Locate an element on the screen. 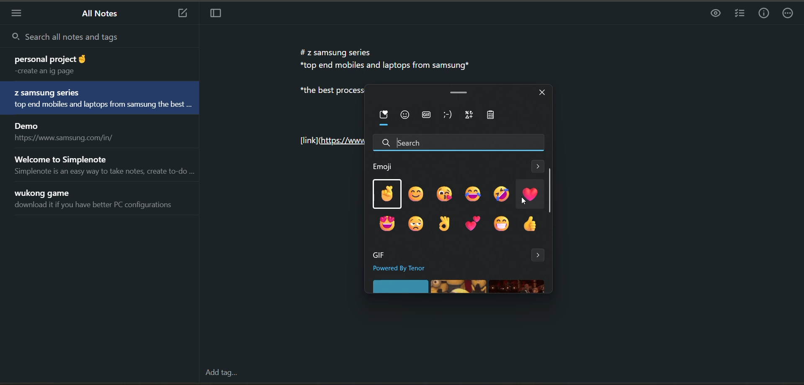 This screenshot has width=804, height=385. emoji 12 is located at coordinates (530, 224).